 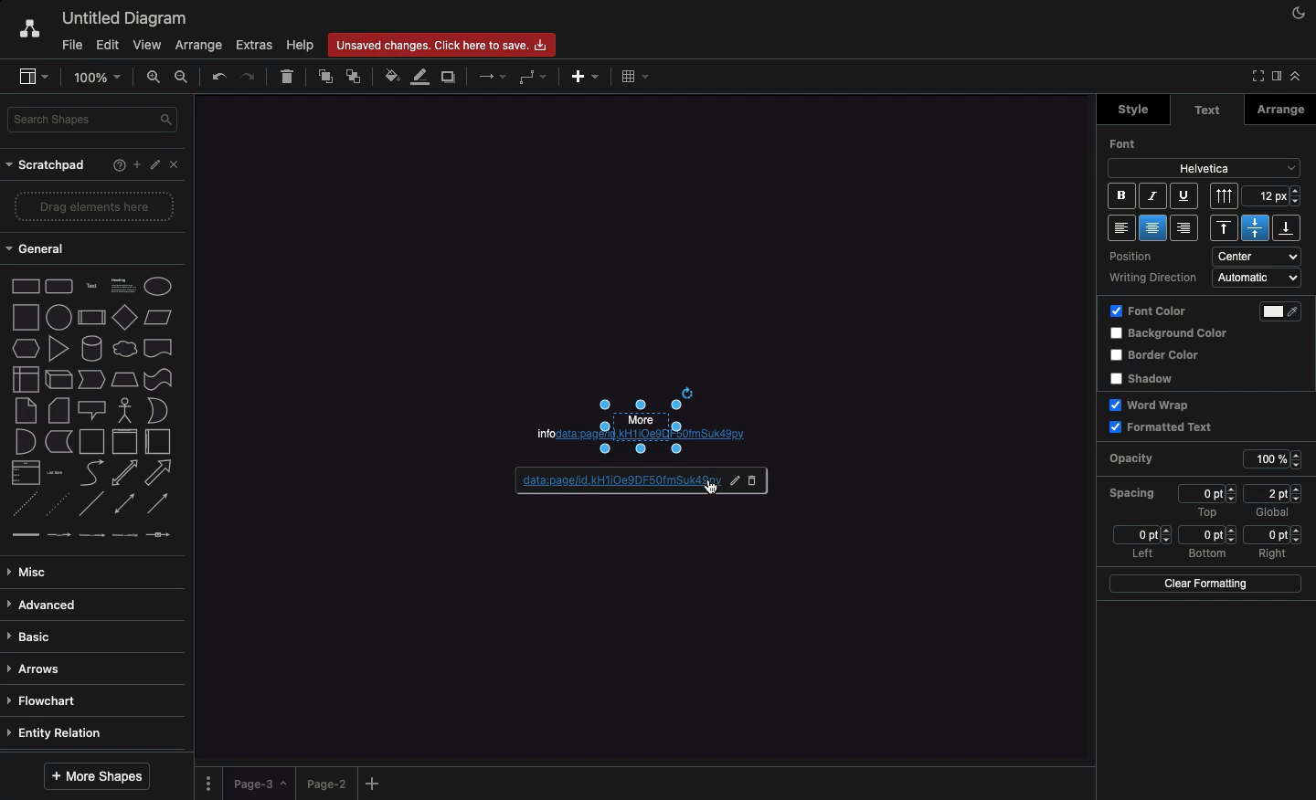 I want to click on 0 pt, so click(x=1274, y=534).